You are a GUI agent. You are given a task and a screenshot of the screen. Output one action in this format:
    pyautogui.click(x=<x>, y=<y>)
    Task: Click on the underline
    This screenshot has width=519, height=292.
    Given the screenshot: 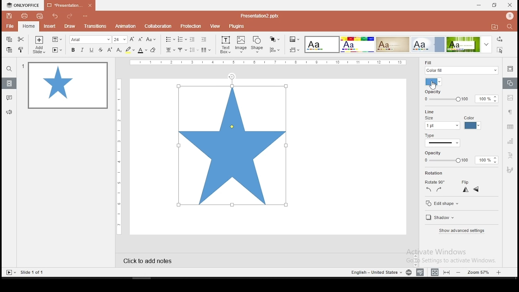 What is the action you would take?
    pyautogui.click(x=92, y=50)
    